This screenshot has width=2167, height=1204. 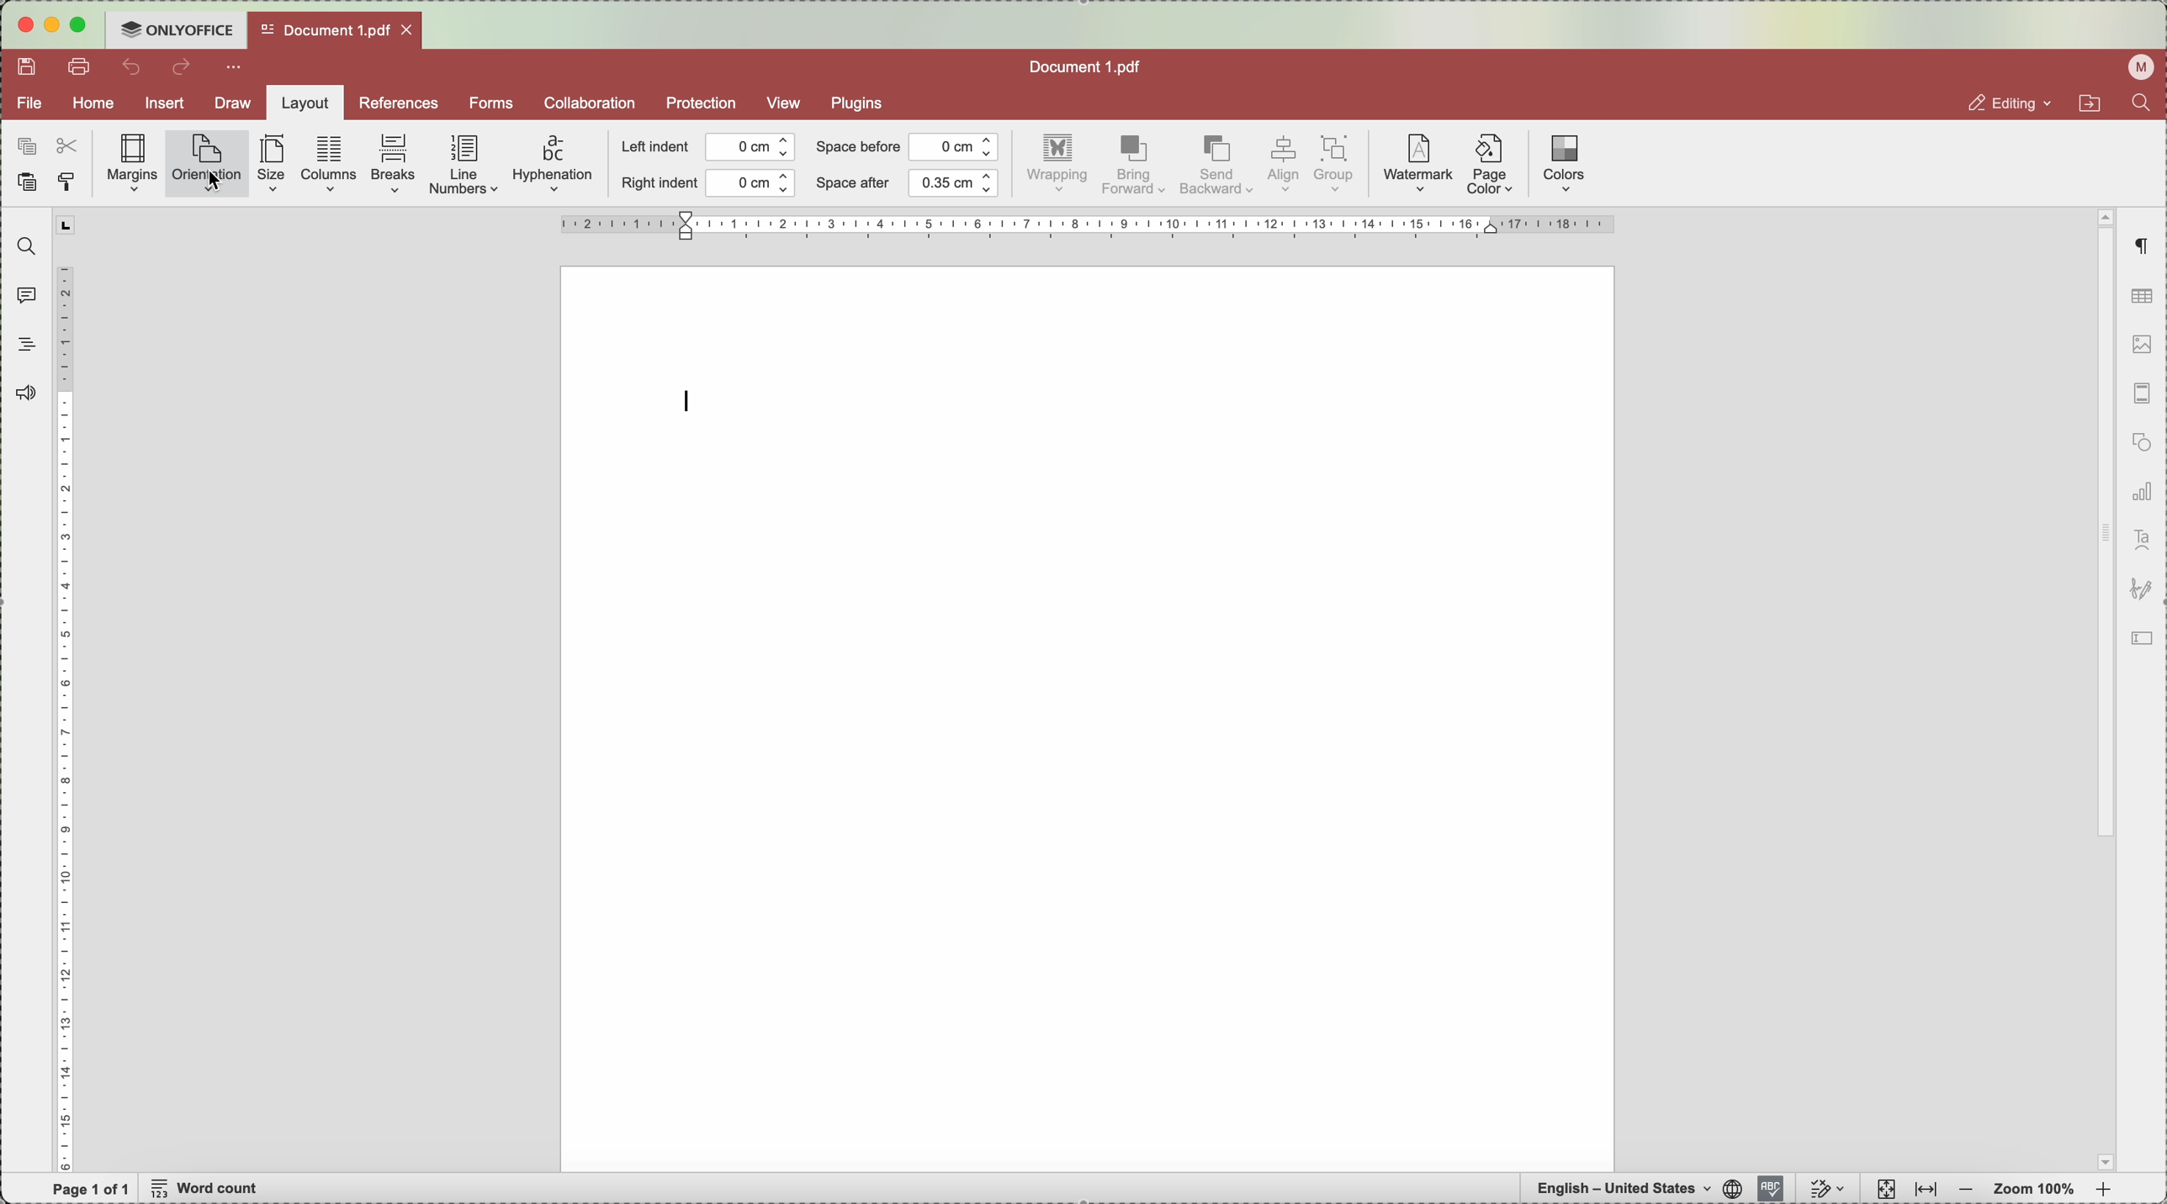 What do you see at coordinates (220, 183) in the screenshot?
I see `cursor` at bounding box center [220, 183].